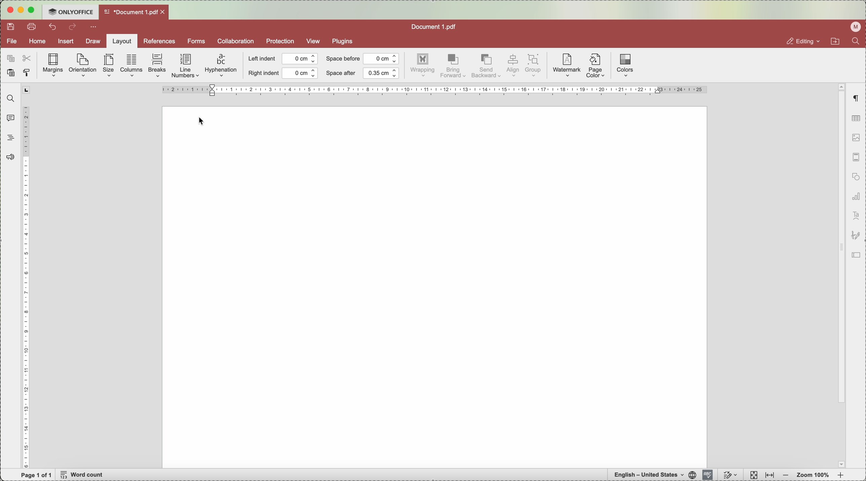  What do you see at coordinates (110, 65) in the screenshot?
I see `size` at bounding box center [110, 65].